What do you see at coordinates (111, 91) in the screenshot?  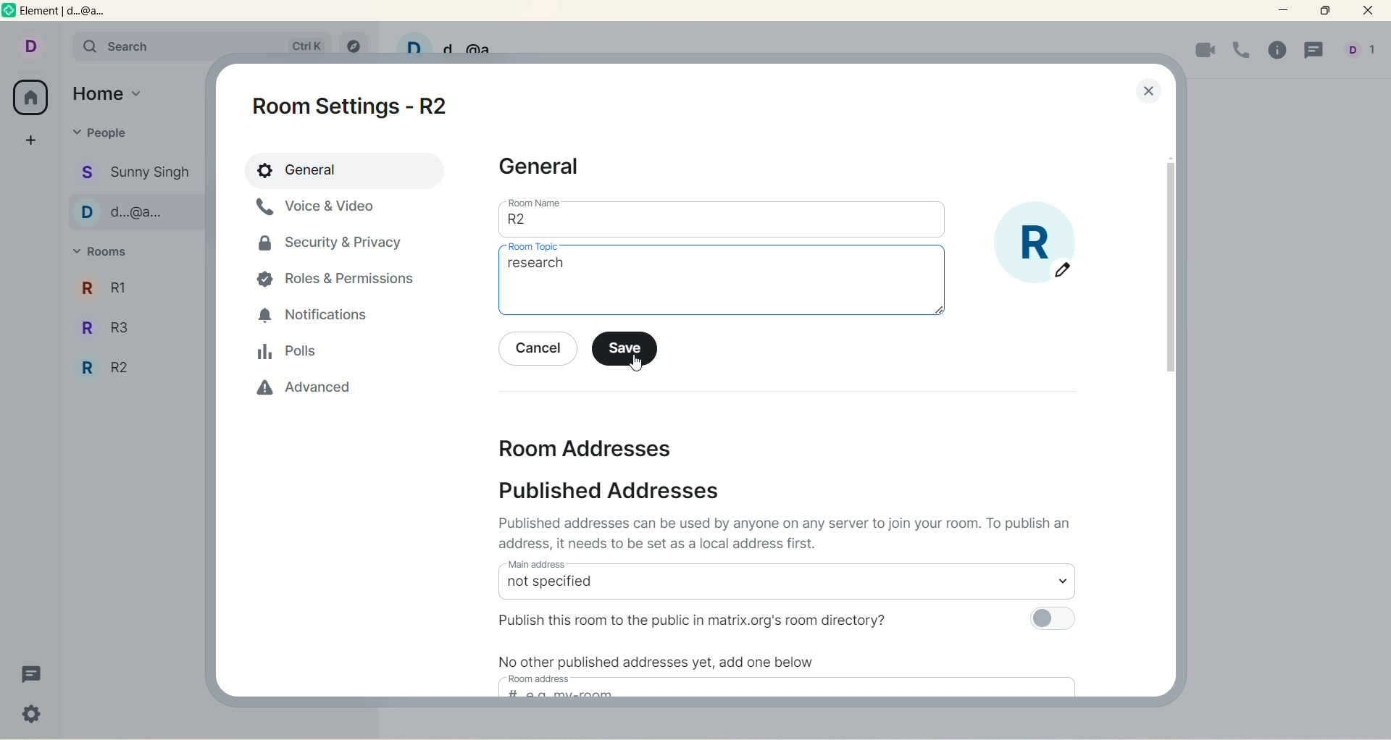 I see `home` at bounding box center [111, 91].